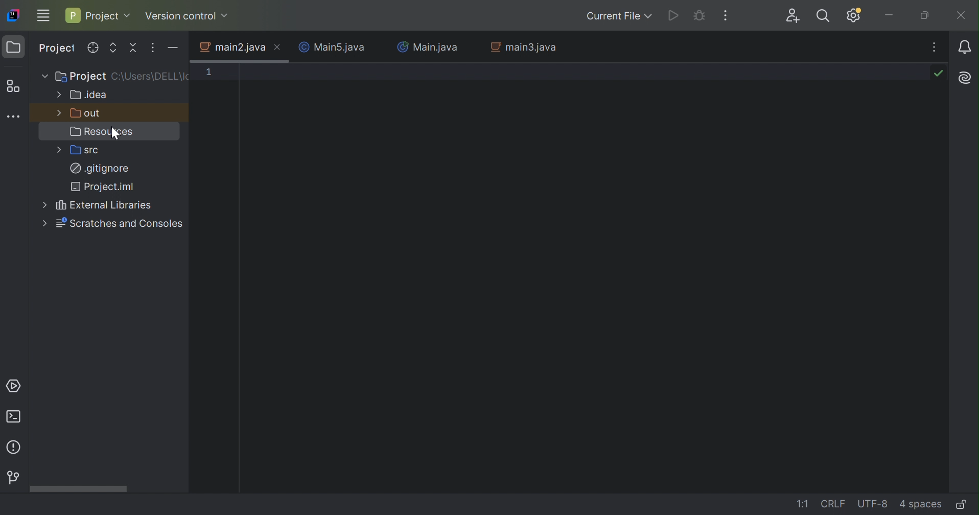  Describe the element at coordinates (331, 48) in the screenshot. I see `Main5.java` at that location.